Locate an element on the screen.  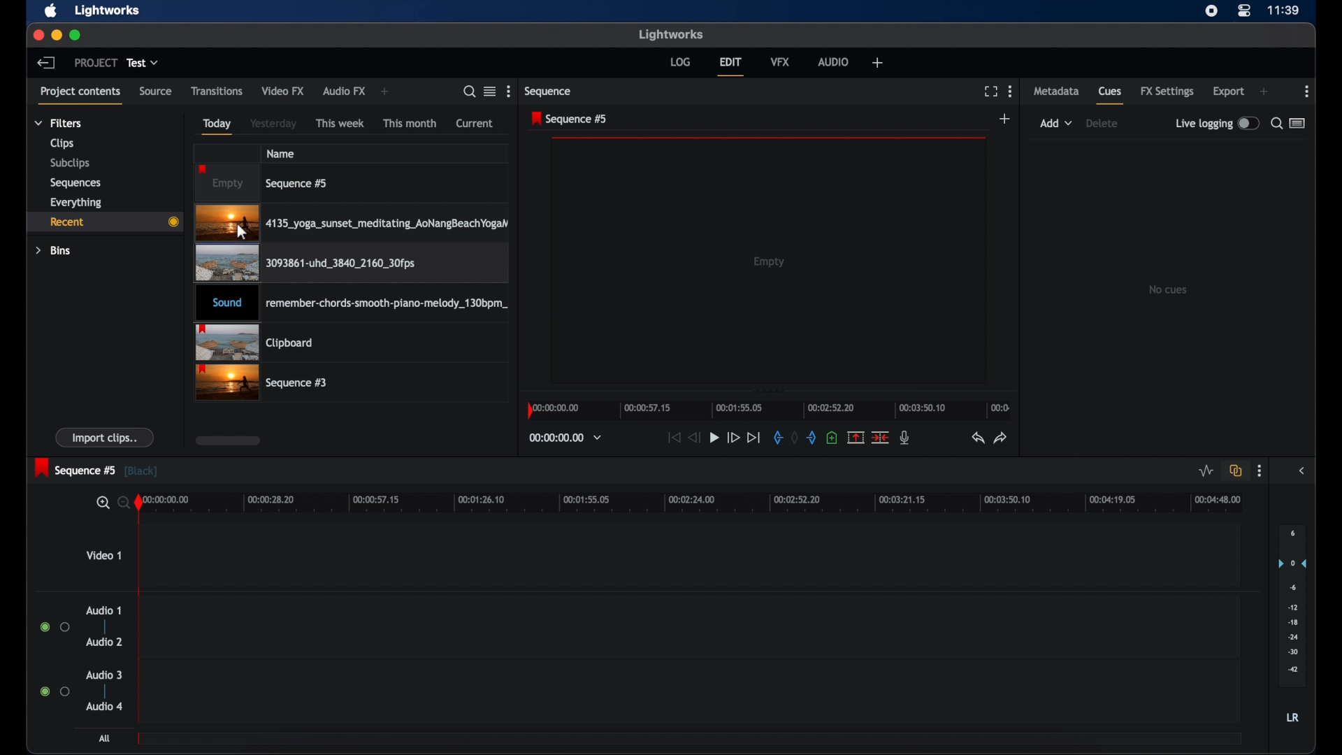
vfx is located at coordinates (781, 63).